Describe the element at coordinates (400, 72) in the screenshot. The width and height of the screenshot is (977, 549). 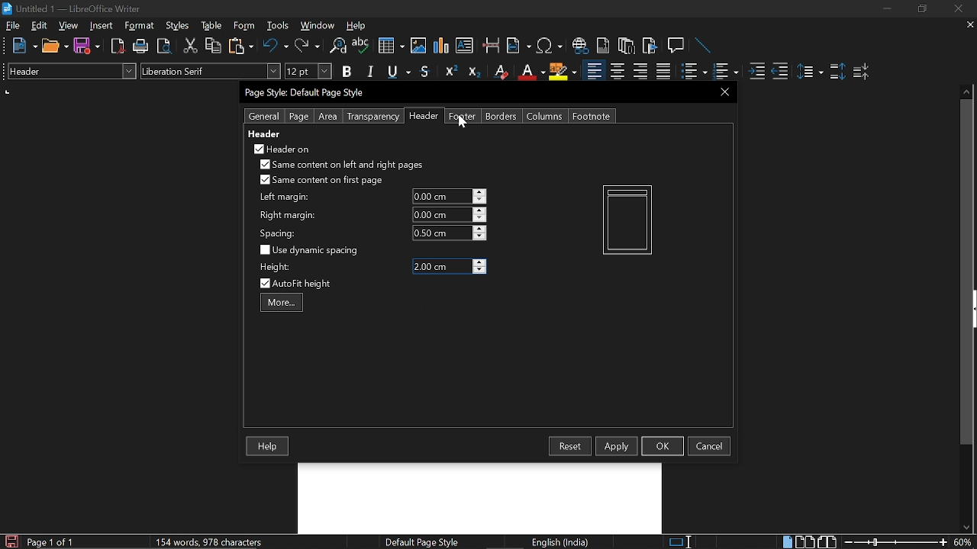
I see `Underline` at that location.